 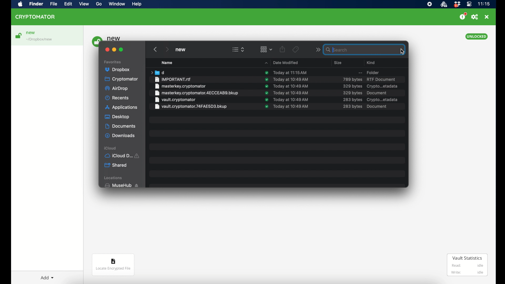 What do you see at coordinates (182, 49) in the screenshot?
I see `new` at bounding box center [182, 49].